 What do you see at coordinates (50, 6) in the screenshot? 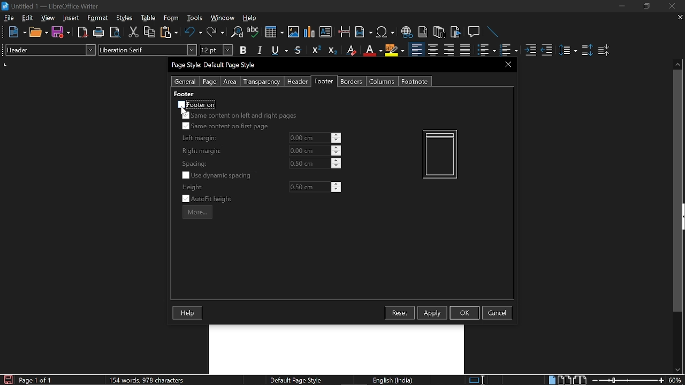
I see `Current window` at bounding box center [50, 6].